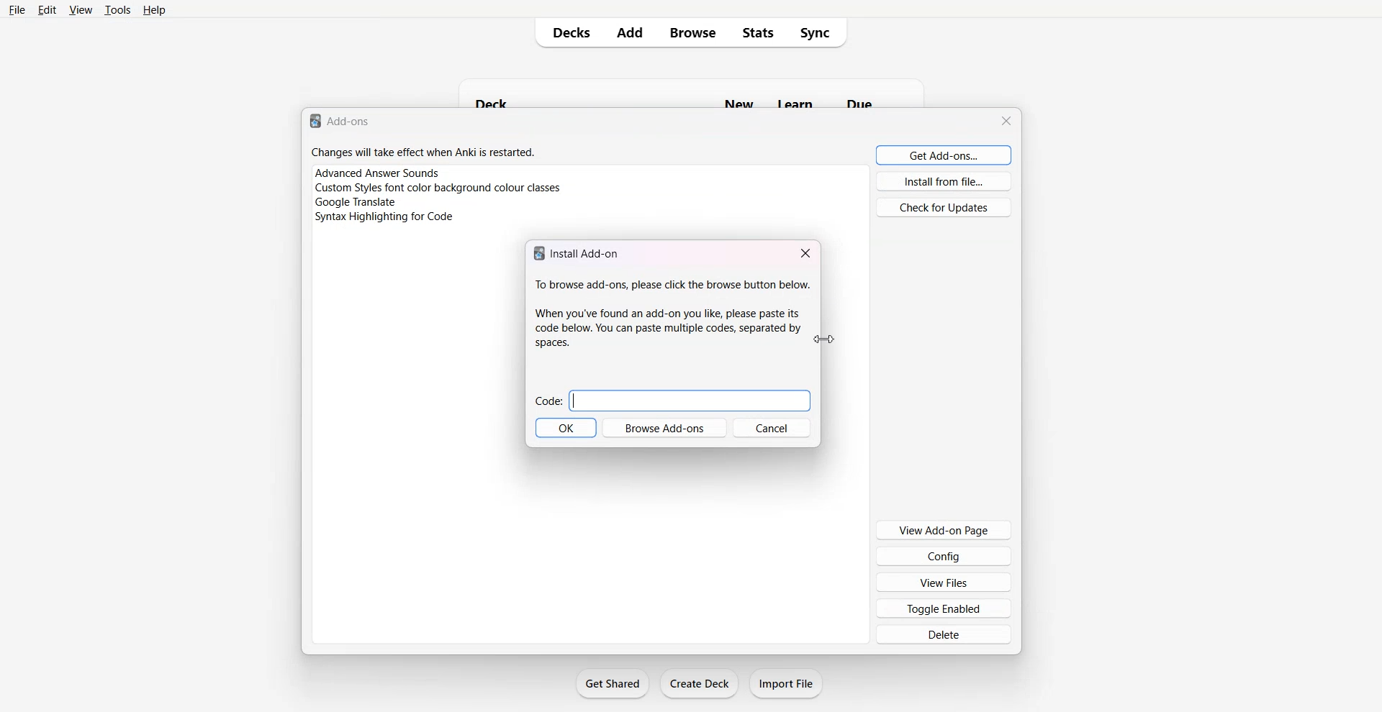 Image resolution: width=1382 pixels, height=712 pixels. I want to click on custom styles font color background colour classes, so click(439, 188).